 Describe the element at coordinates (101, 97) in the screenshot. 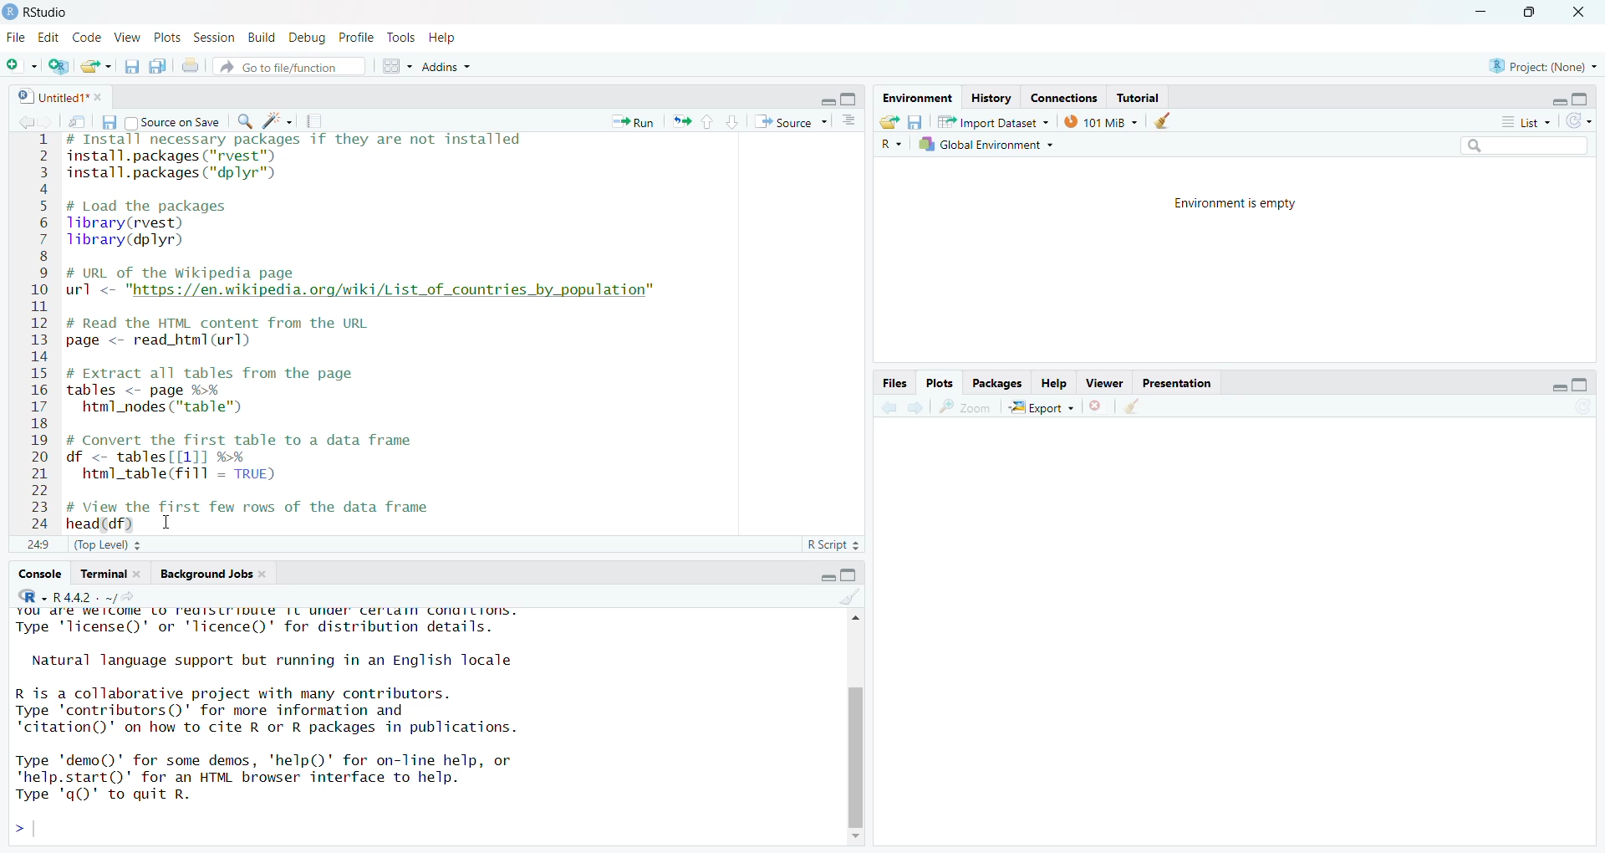

I see `close` at that location.